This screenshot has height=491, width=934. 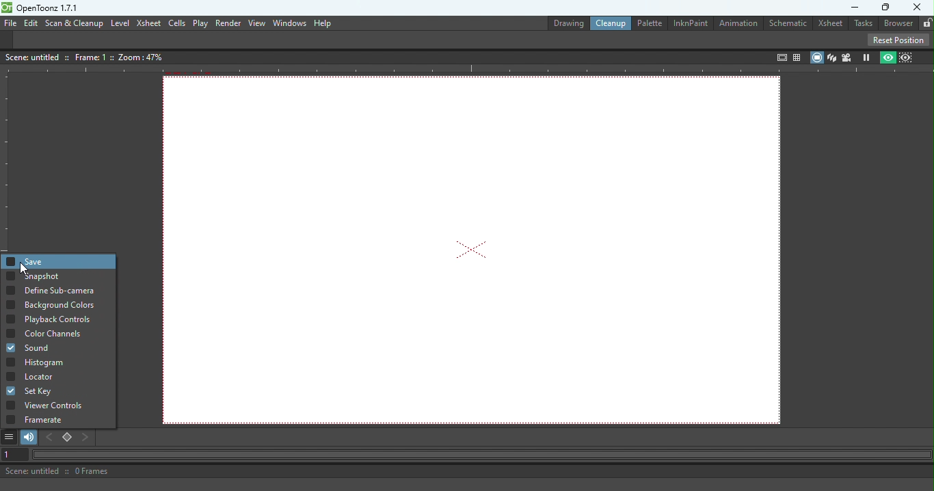 What do you see at coordinates (467, 70) in the screenshot?
I see `Horizontal ruler` at bounding box center [467, 70].